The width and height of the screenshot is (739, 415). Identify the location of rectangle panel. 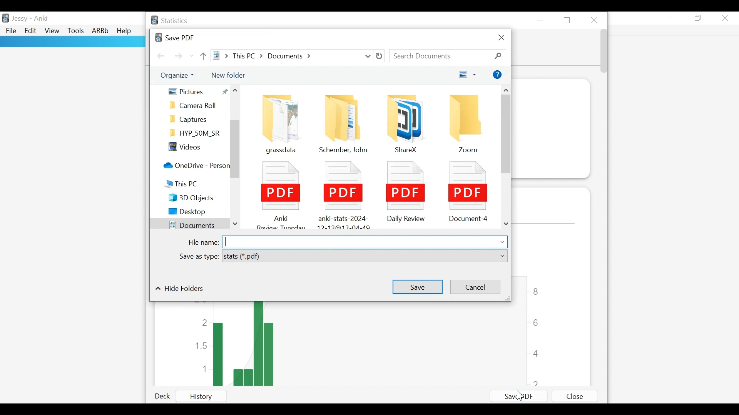
(72, 42).